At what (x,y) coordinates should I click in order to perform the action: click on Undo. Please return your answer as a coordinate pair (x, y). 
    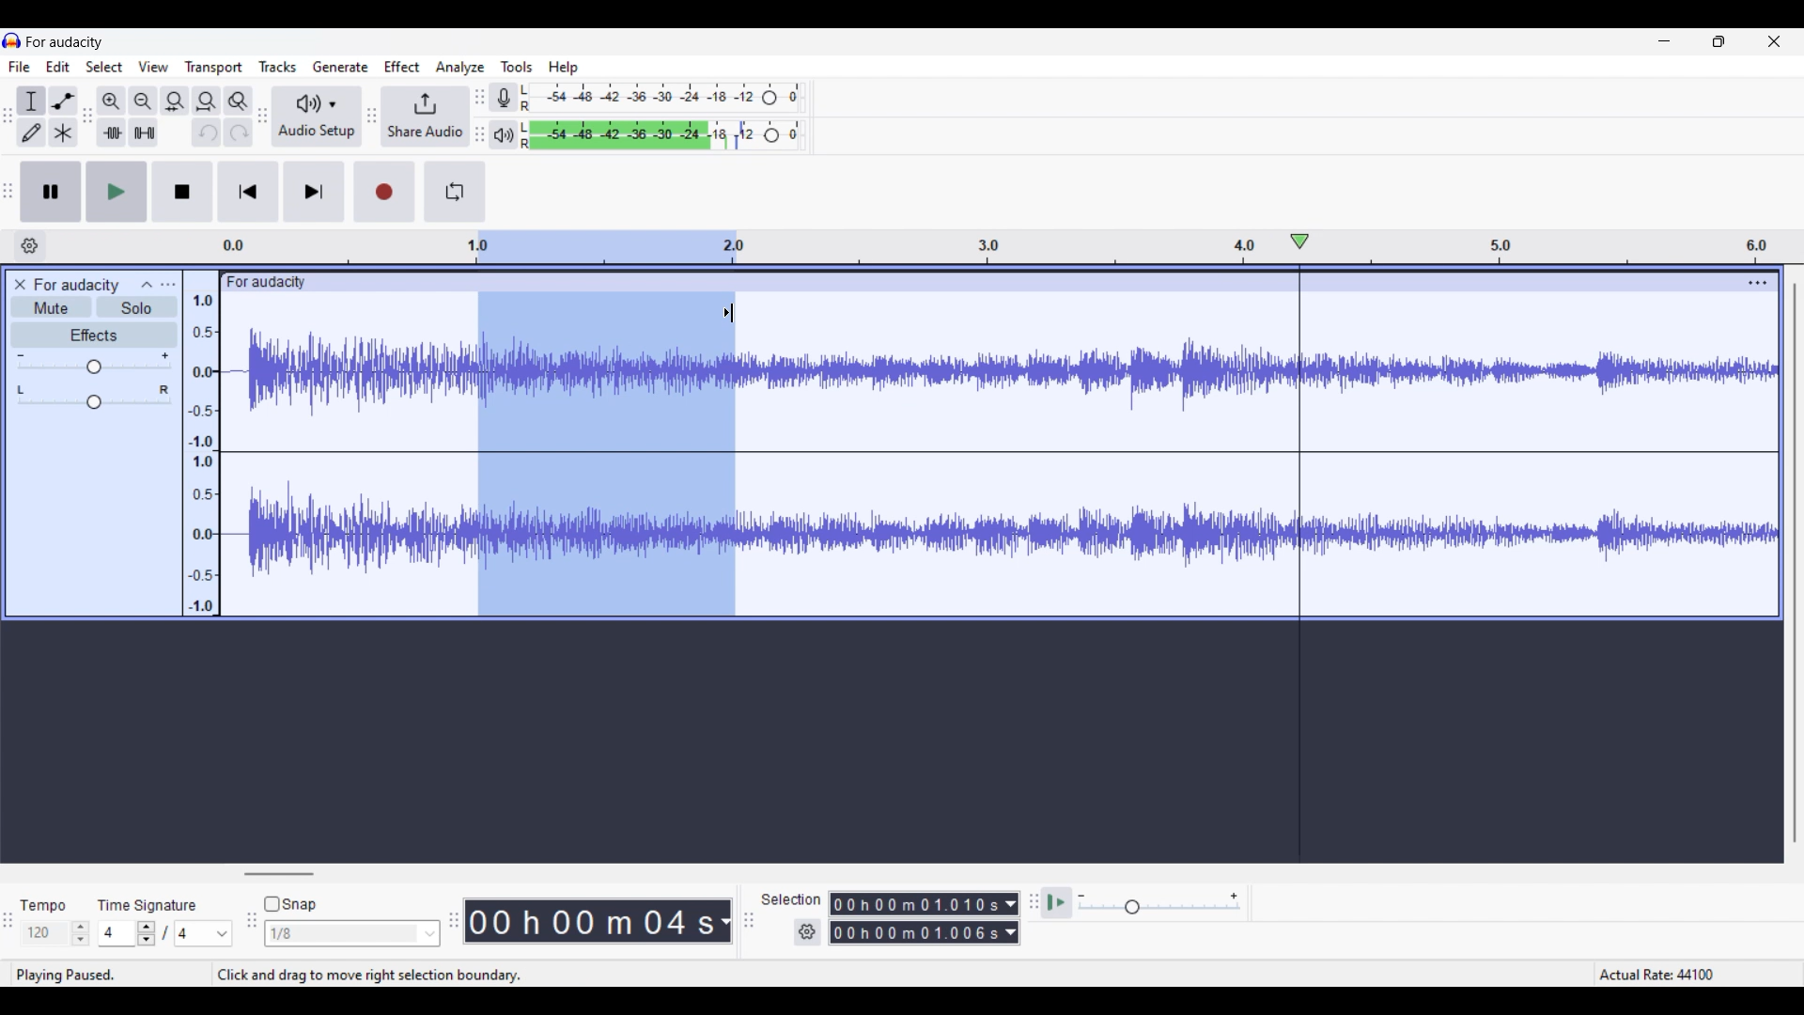
    Looking at the image, I should click on (207, 132).